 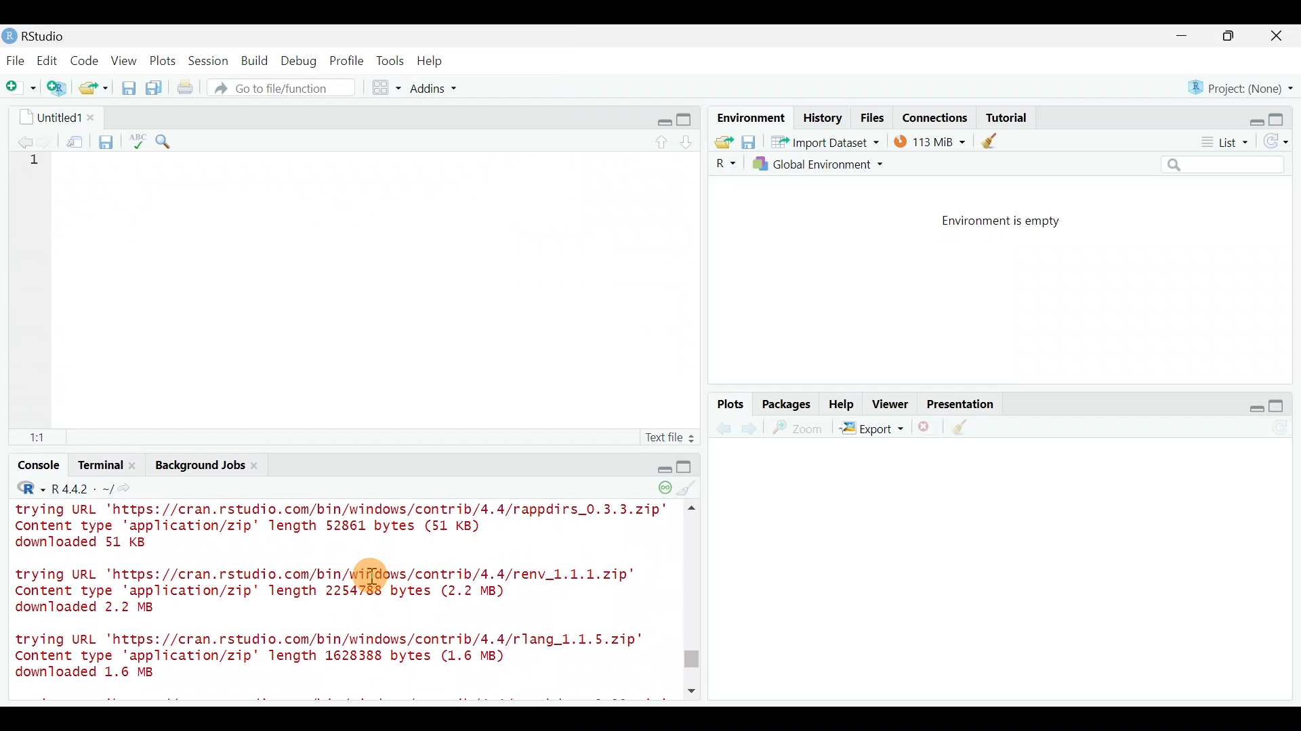 I want to click on Save all open documents, so click(x=156, y=89).